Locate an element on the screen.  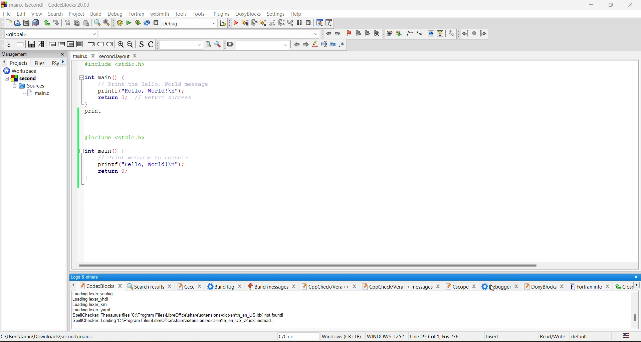
jump back is located at coordinates (331, 33).